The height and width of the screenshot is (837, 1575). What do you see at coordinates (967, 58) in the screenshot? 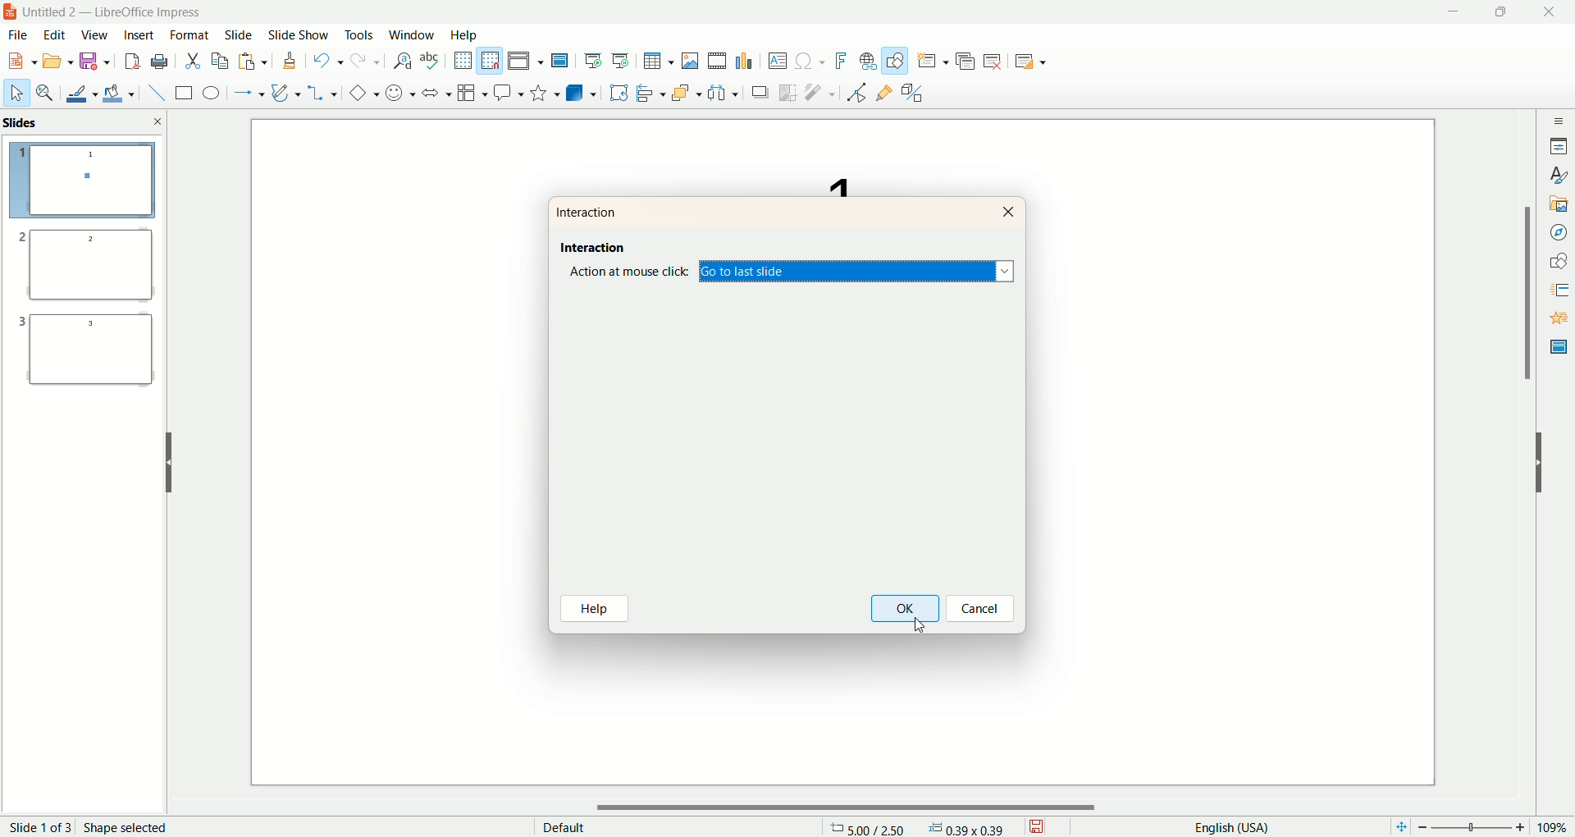
I see `duplicate slide` at bounding box center [967, 58].